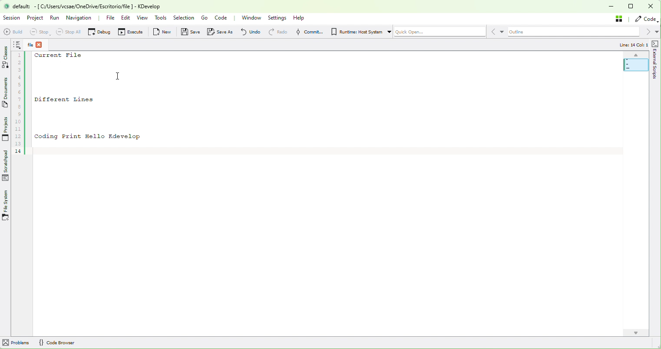 Image resolution: width=661 pixels, height=349 pixels. Describe the element at coordinates (40, 45) in the screenshot. I see `close tab` at that location.